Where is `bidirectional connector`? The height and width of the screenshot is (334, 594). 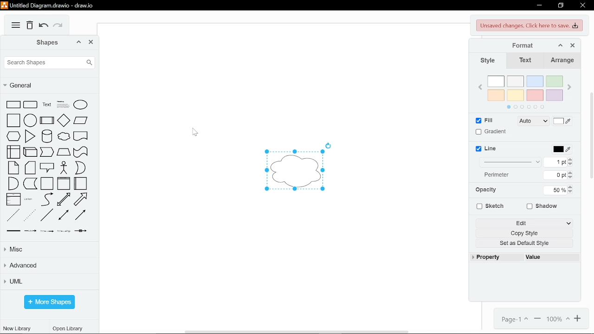 bidirectional connector is located at coordinates (63, 215).